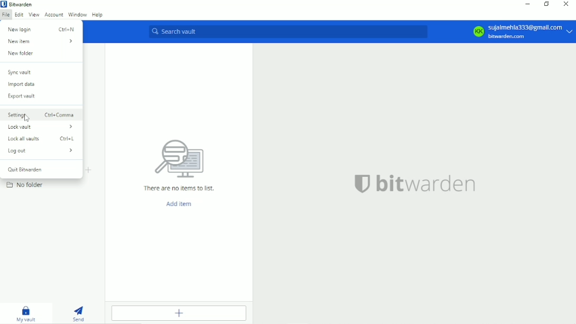  I want to click on New item , so click(41, 42).